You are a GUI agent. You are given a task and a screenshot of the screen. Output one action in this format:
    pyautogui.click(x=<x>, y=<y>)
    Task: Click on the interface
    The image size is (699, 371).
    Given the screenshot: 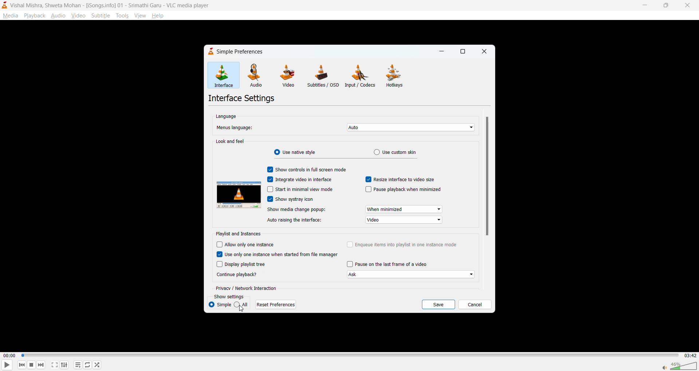 What is the action you would take?
    pyautogui.click(x=227, y=76)
    